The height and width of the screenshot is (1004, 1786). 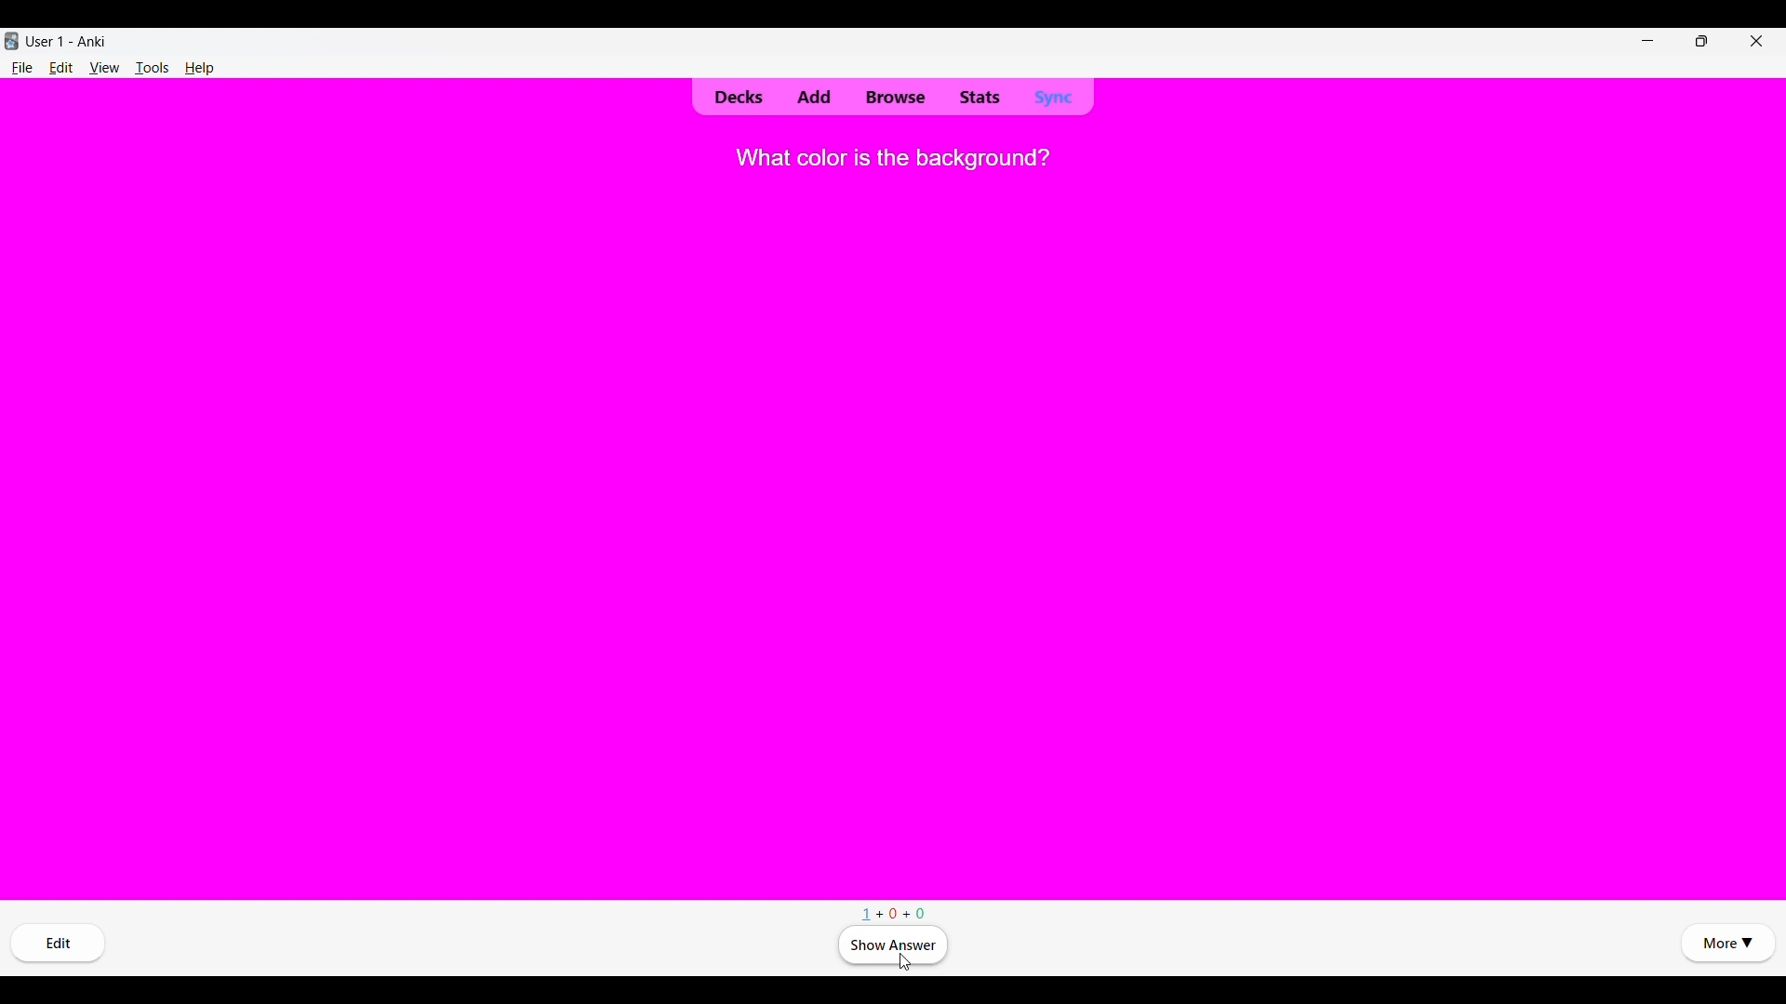 What do you see at coordinates (66, 41) in the screenshot?
I see `User and software name` at bounding box center [66, 41].